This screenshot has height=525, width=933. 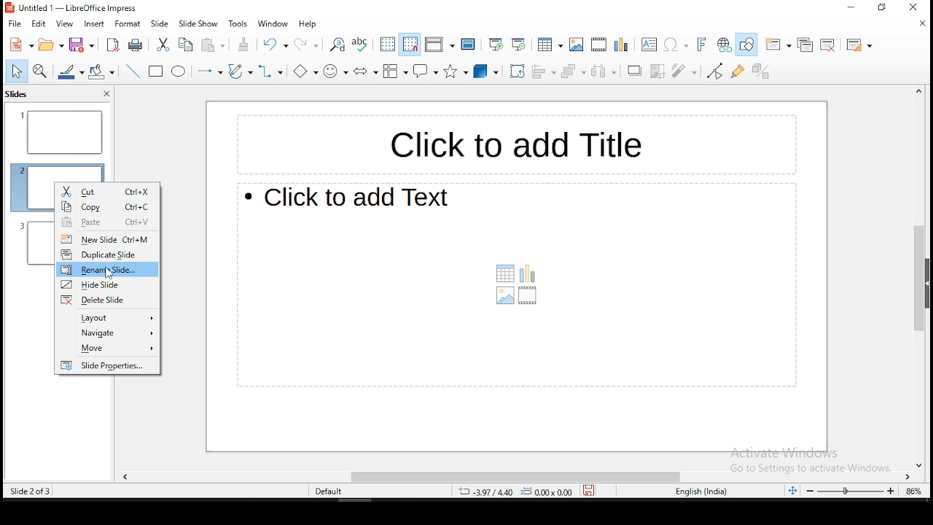 I want to click on window, so click(x=273, y=23).